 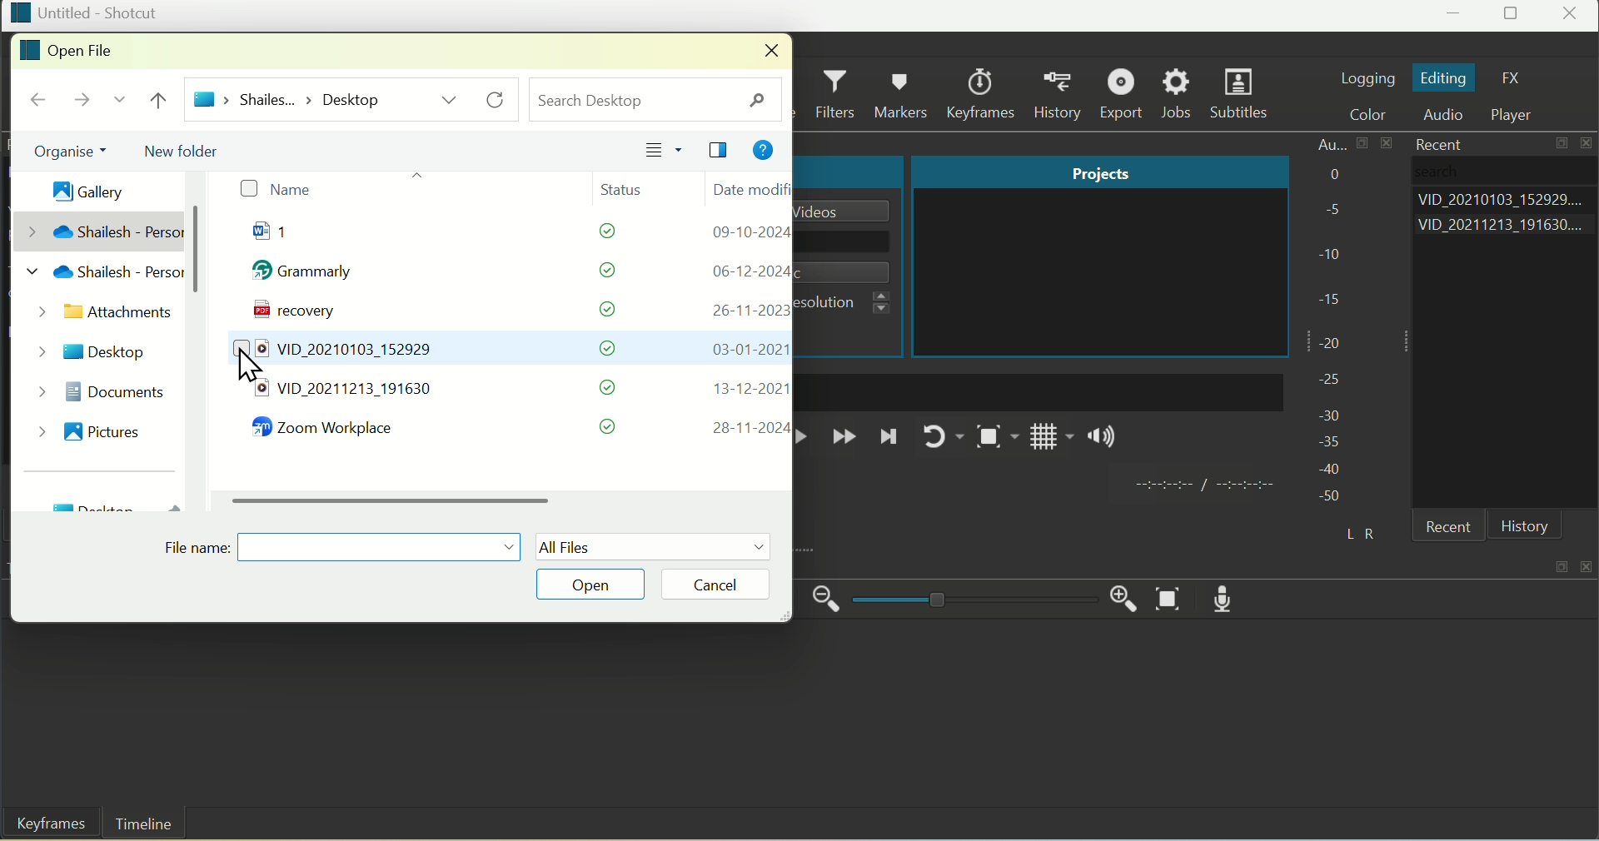 I want to click on Automatic means the resolutio, so click(x=850, y=303).